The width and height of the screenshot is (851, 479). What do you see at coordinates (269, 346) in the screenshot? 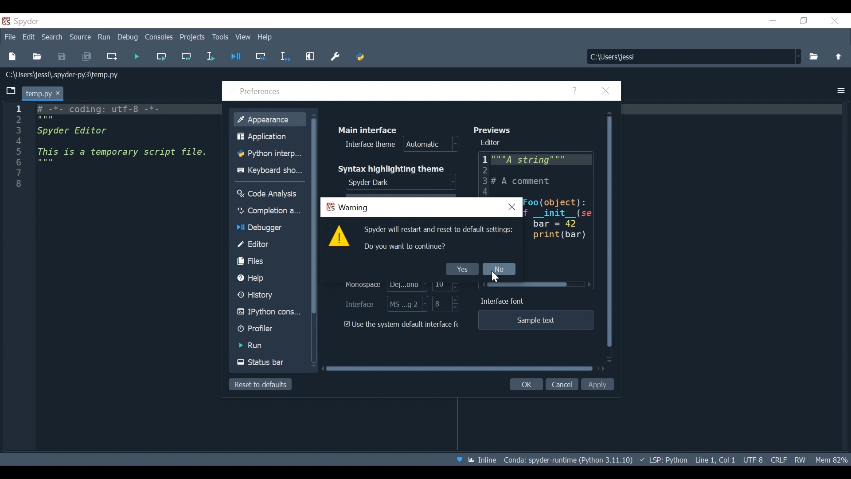
I see `Run` at bounding box center [269, 346].